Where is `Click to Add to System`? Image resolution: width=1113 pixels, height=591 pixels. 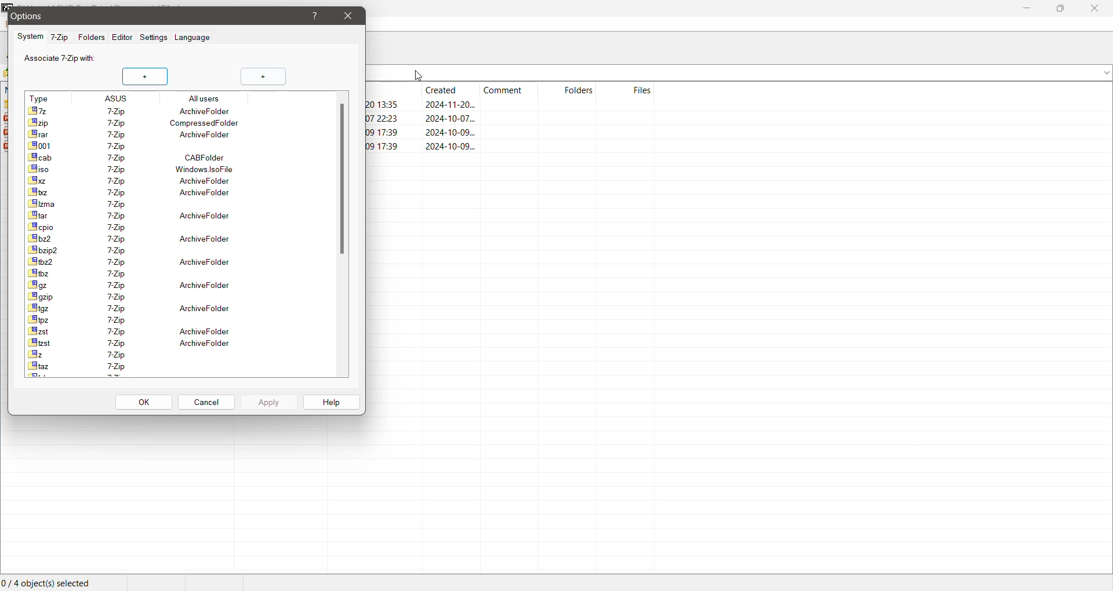 Click to Add to System is located at coordinates (146, 76).